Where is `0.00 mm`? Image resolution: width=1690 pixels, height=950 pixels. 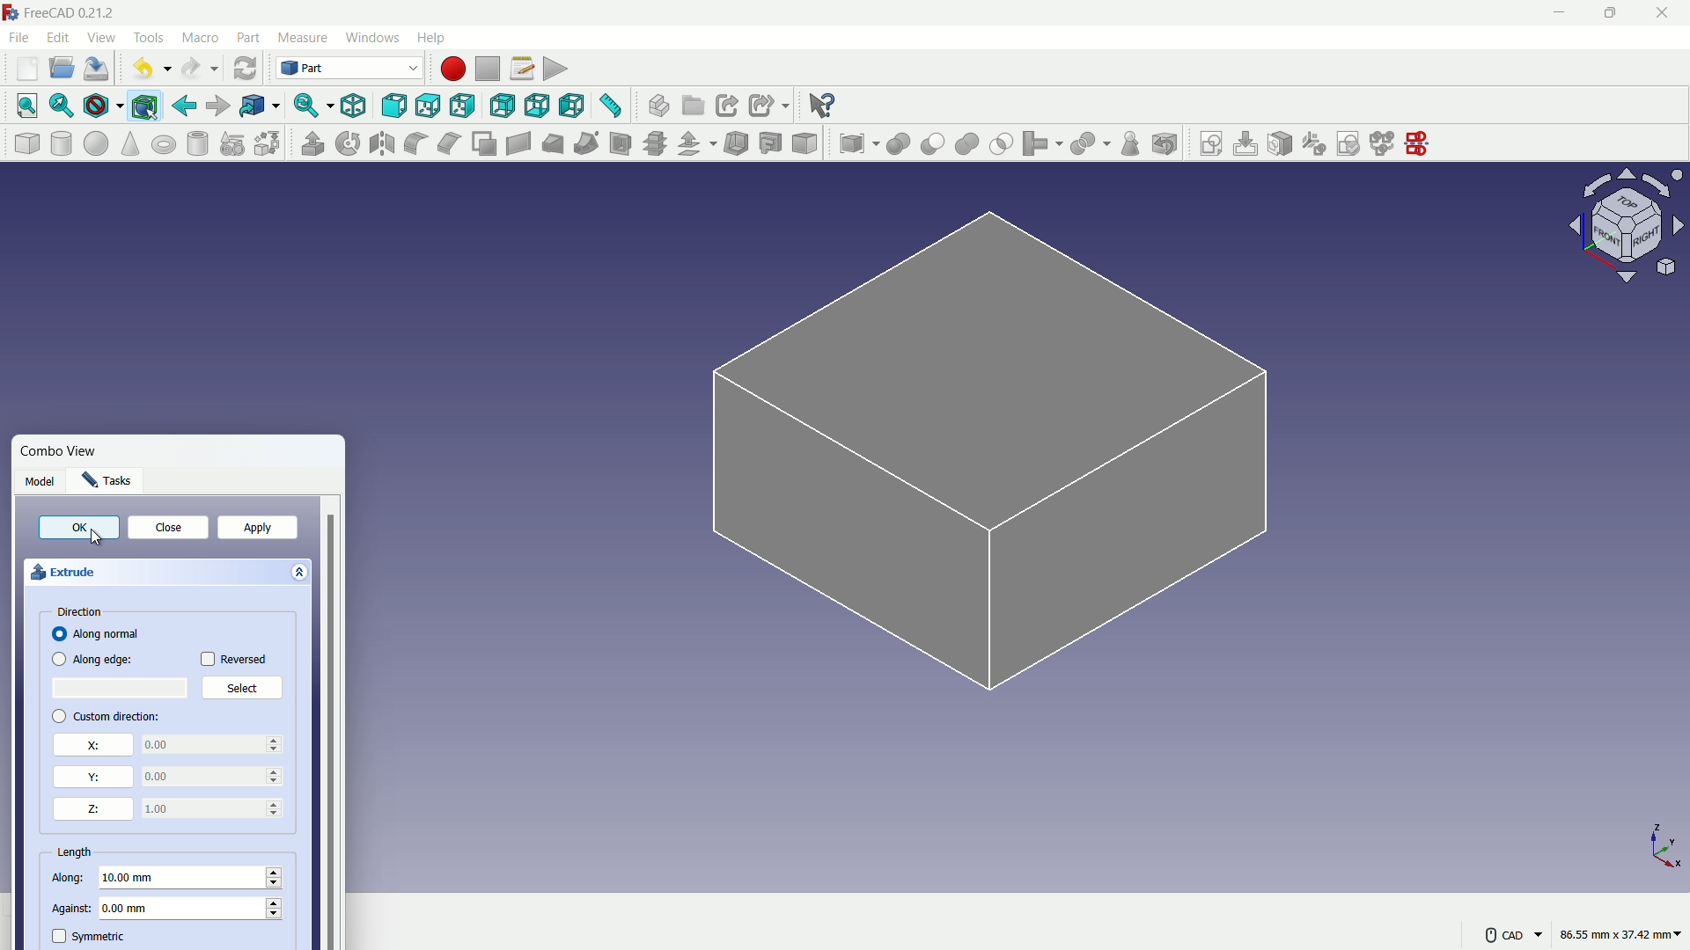 0.00 mm is located at coordinates (195, 909).